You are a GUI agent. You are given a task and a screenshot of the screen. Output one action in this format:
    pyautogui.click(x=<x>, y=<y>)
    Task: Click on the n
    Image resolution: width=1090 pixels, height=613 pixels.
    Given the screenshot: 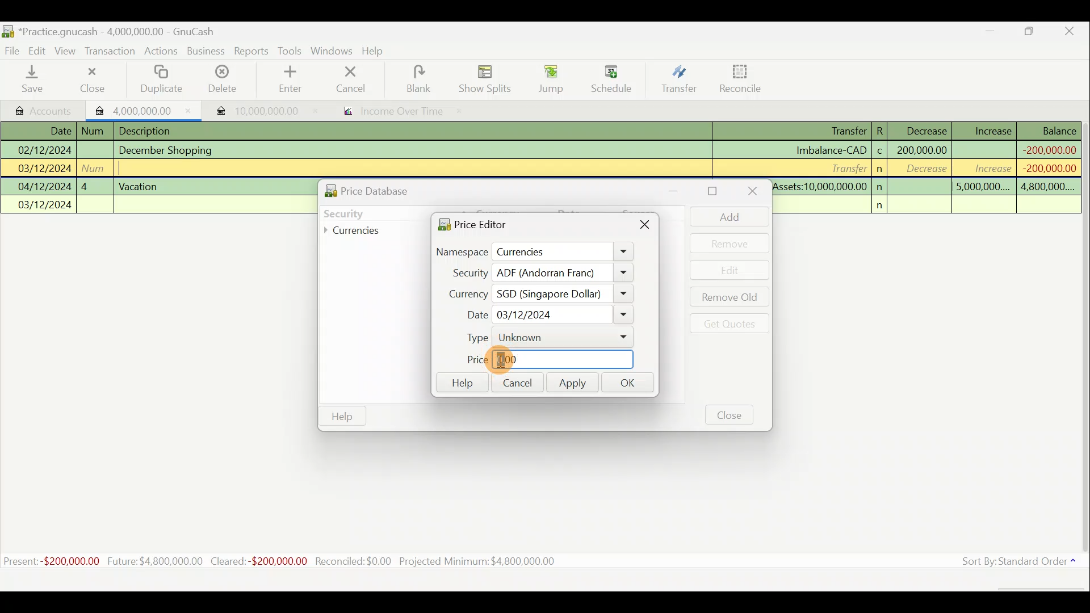 What is the action you would take?
    pyautogui.click(x=881, y=169)
    